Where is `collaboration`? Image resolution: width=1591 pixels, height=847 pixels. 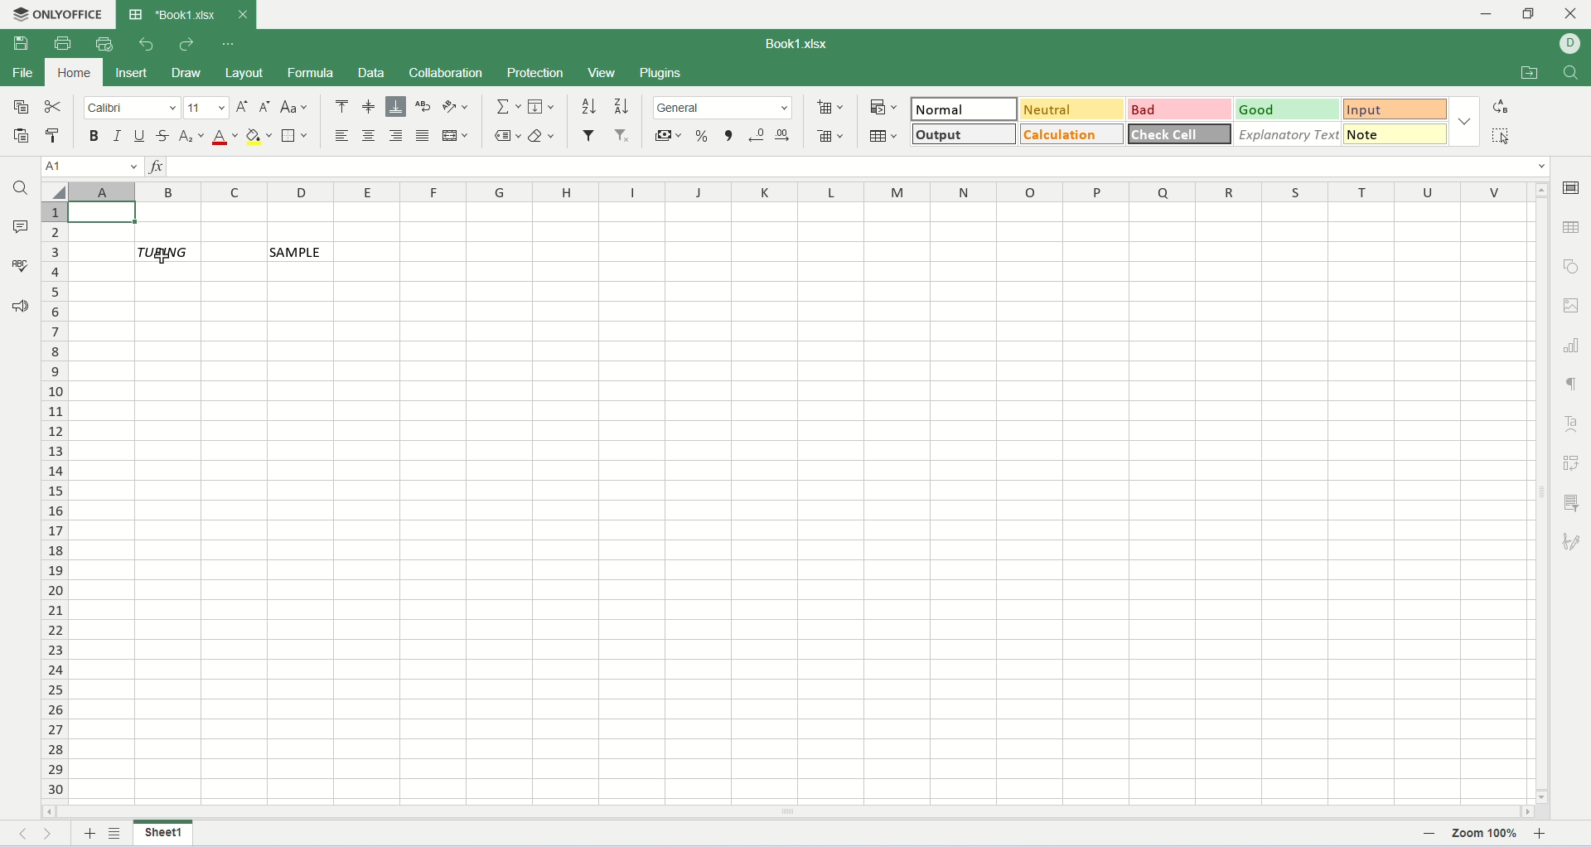 collaboration is located at coordinates (450, 75).